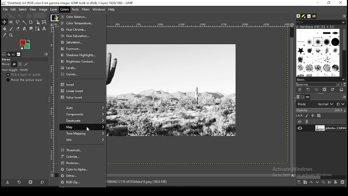 Image resolution: width=348 pixels, height=196 pixels. Describe the element at coordinates (80, 55) in the screenshot. I see `shadows highlights` at that location.